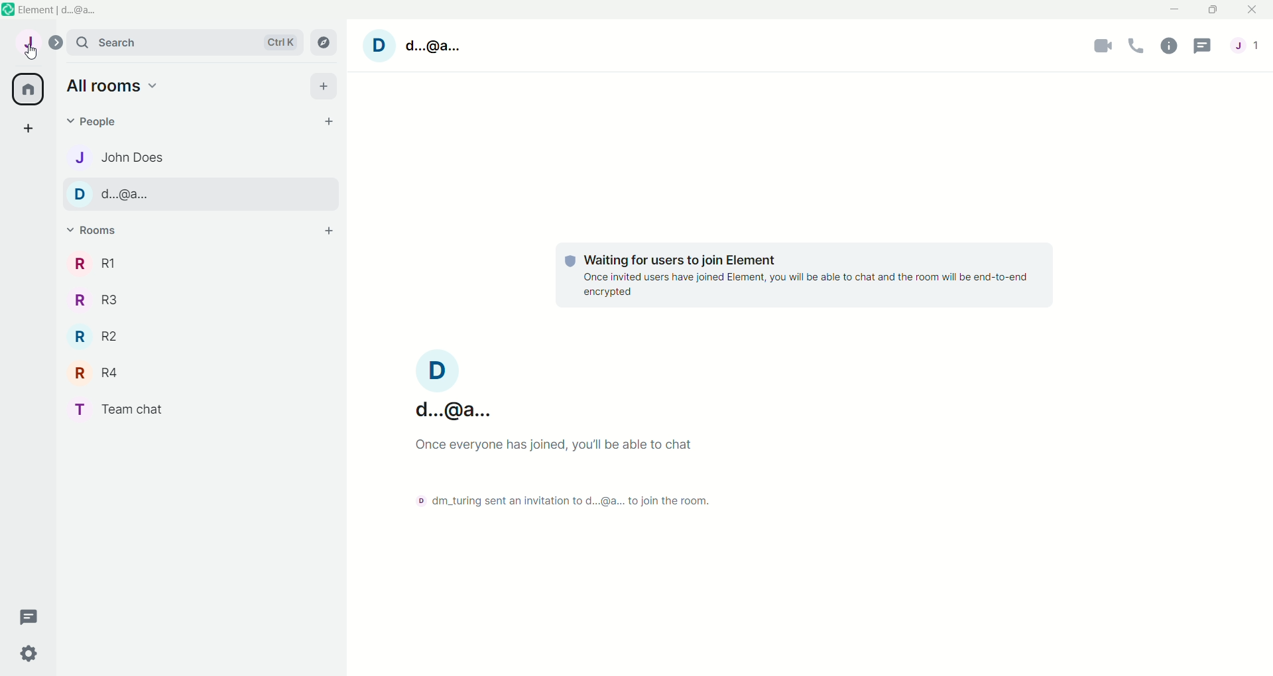 Image resolution: width=1273 pixels, height=676 pixels. Describe the element at coordinates (29, 653) in the screenshot. I see `Quick settings` at that location.